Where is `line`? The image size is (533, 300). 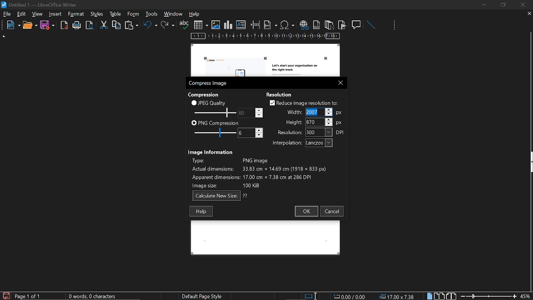
line is located at coordinates (371, 25).